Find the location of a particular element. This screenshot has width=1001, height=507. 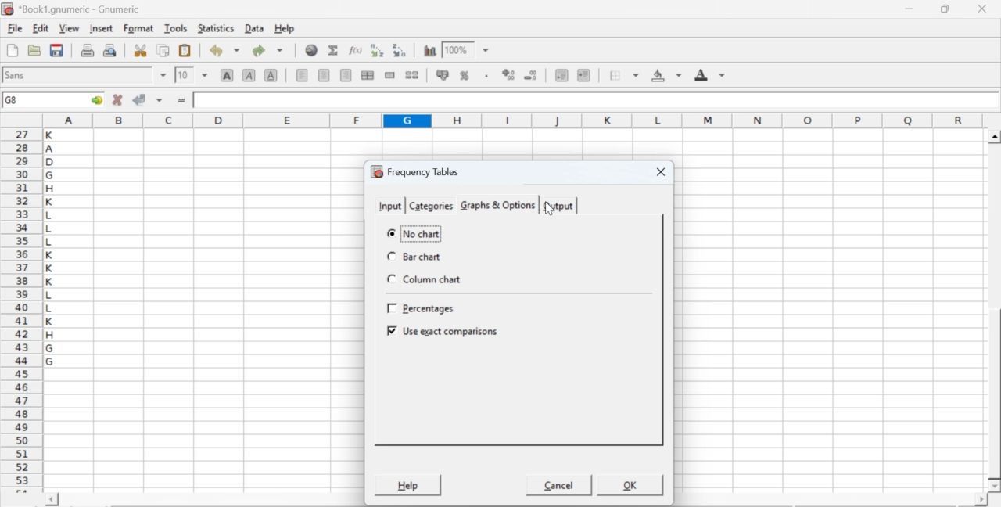

bar chart is located at coordinates (417, 257).